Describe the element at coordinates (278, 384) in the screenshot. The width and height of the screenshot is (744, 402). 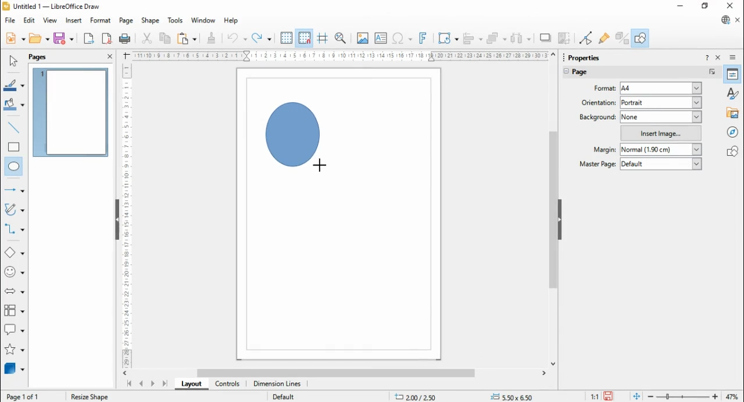
I see `dimension lines` at that location.